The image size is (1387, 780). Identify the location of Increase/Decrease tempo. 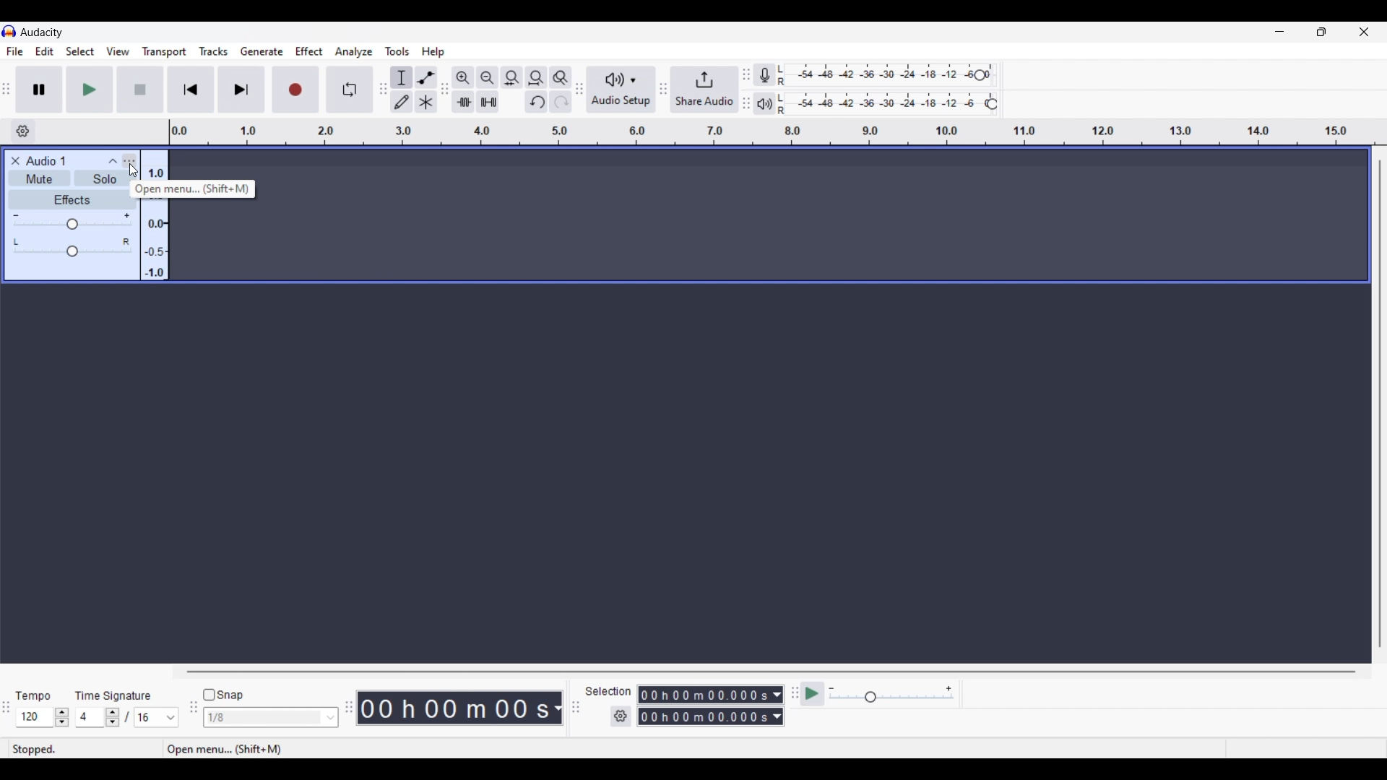
(62, 717).